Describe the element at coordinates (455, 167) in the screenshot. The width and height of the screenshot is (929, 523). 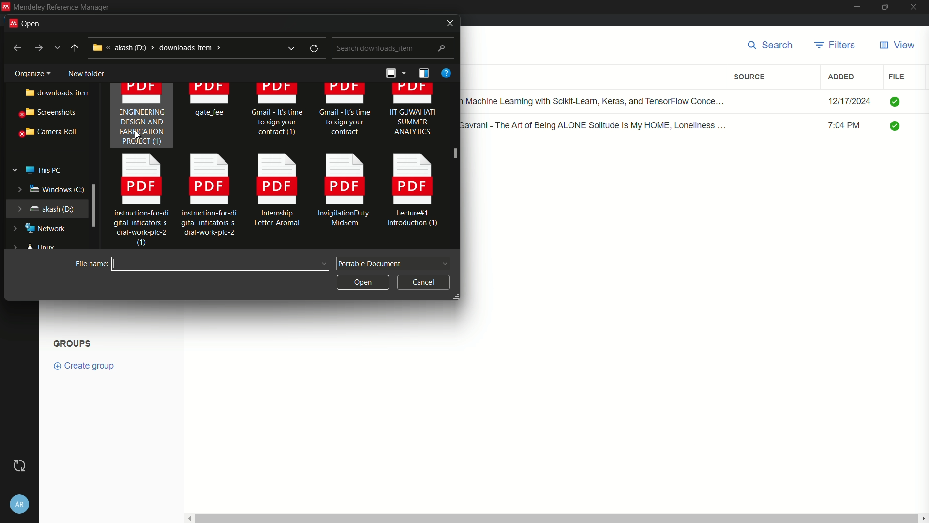
I see `scroll bar` at that location.